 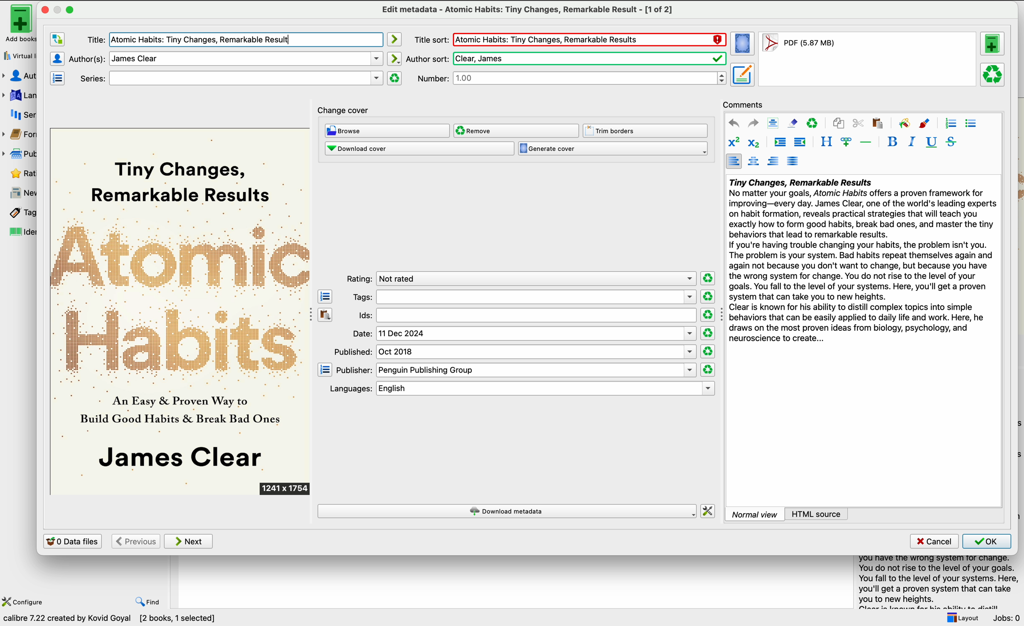 I want to click on change cover, so click(x=345, y=108).